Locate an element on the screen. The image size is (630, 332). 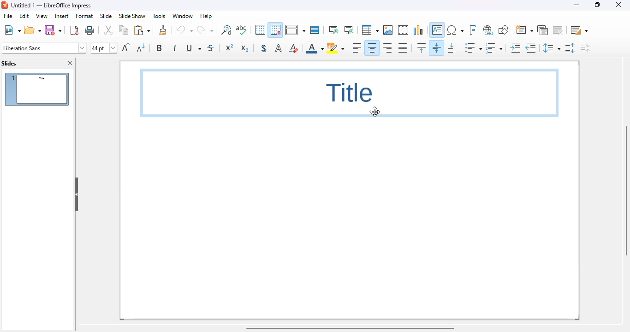
show draw functions is located at coordinates (504, 30).